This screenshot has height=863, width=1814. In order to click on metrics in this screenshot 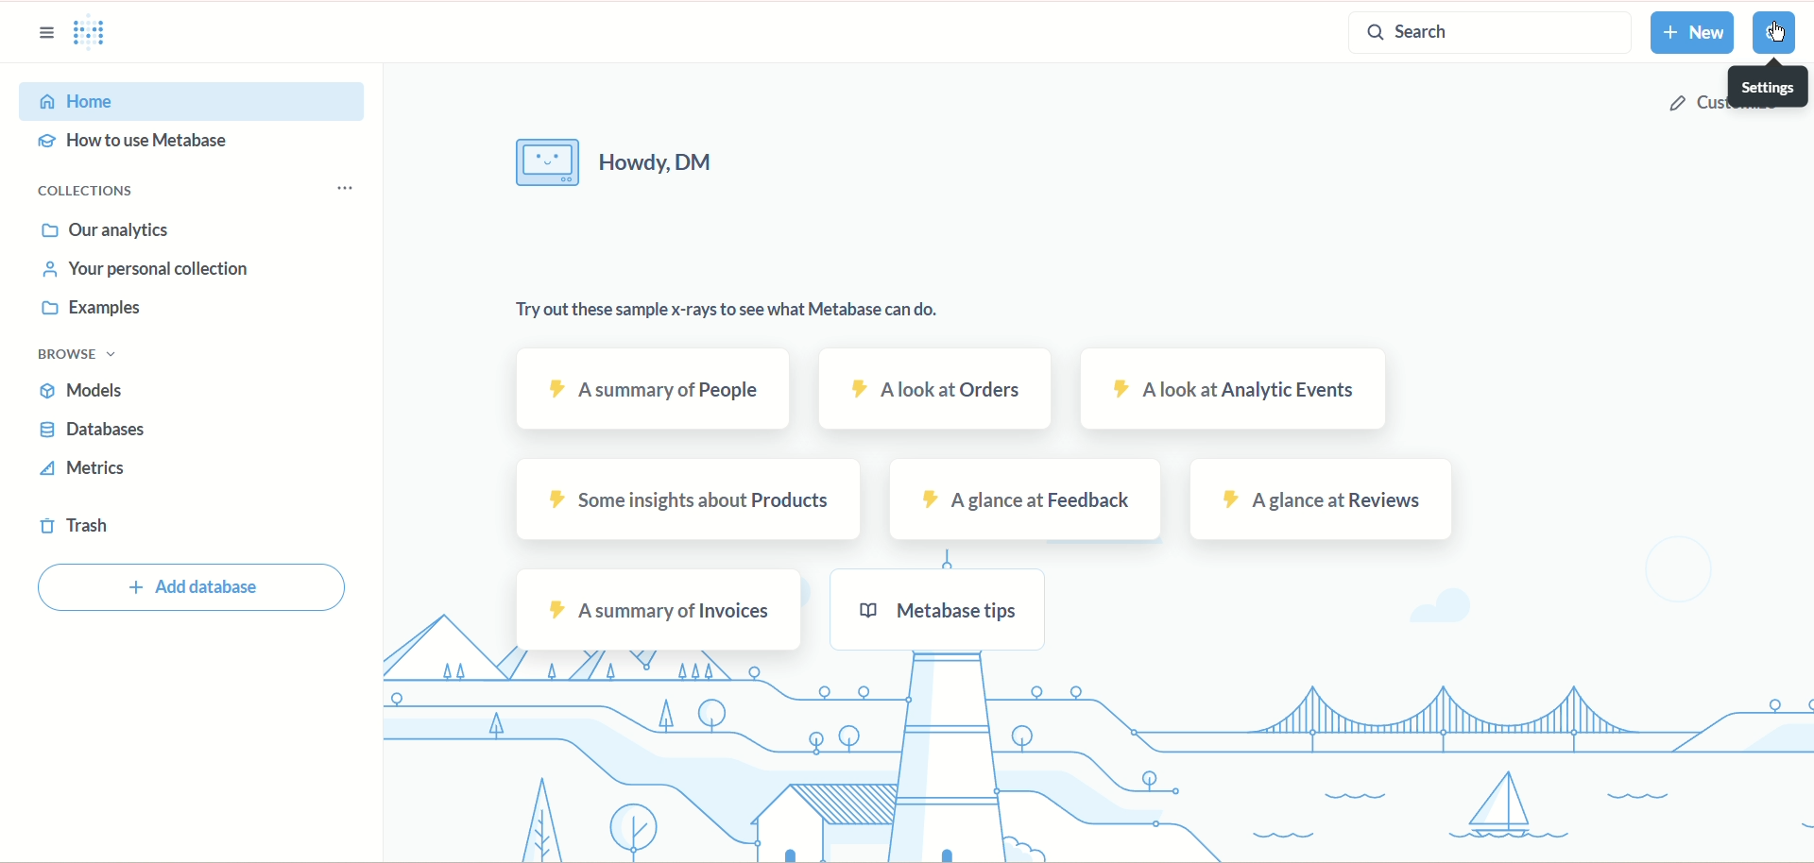, I will do `click(80, 469)`.